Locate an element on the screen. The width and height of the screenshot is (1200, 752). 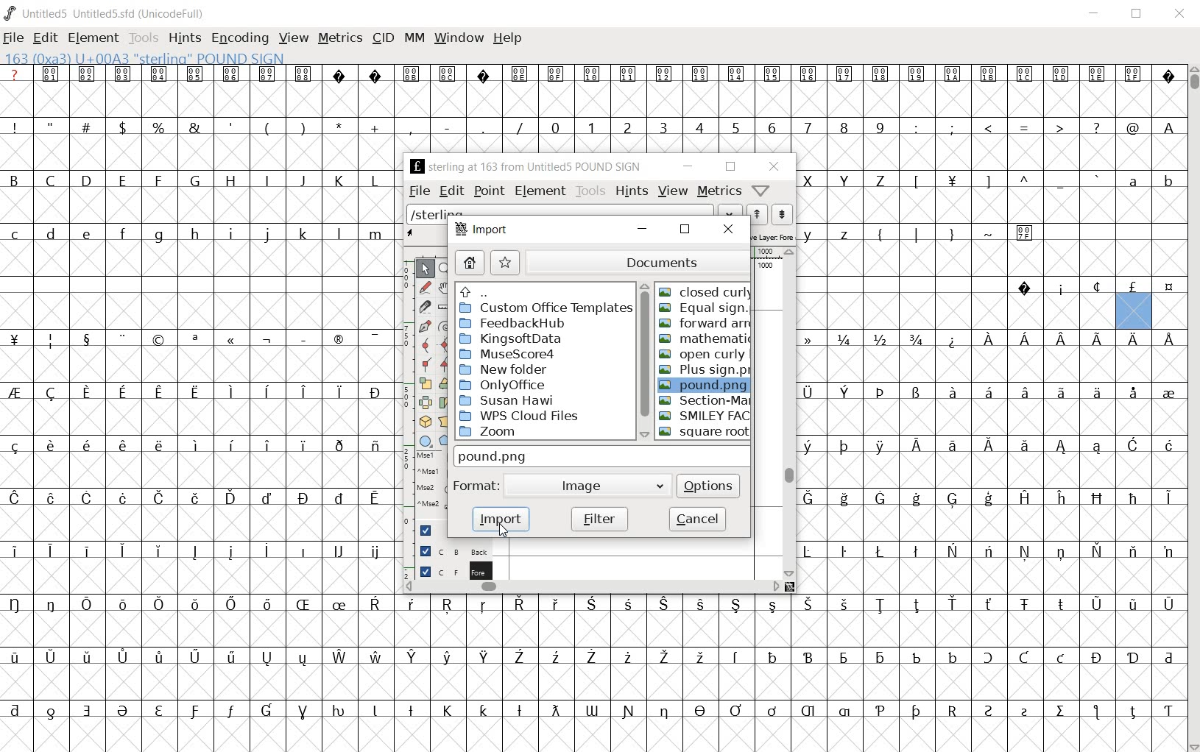
' is located at coordinates (232, 128).